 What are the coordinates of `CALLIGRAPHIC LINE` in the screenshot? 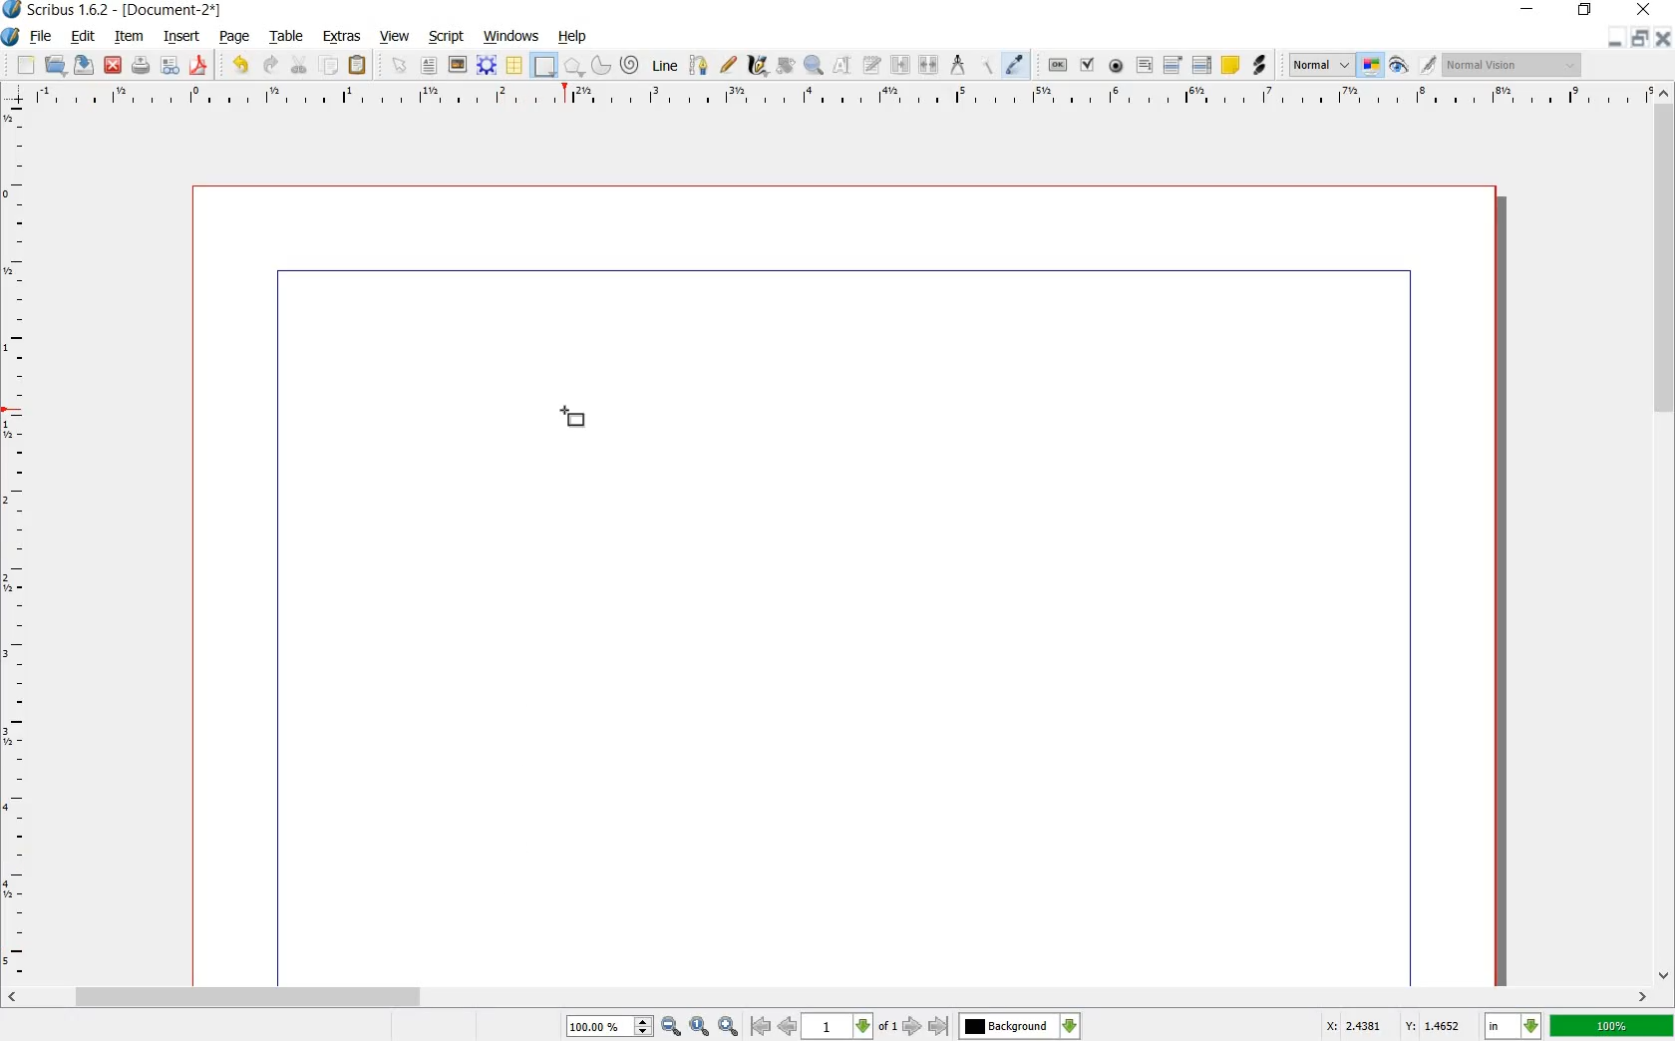 It's located at (756, 65).